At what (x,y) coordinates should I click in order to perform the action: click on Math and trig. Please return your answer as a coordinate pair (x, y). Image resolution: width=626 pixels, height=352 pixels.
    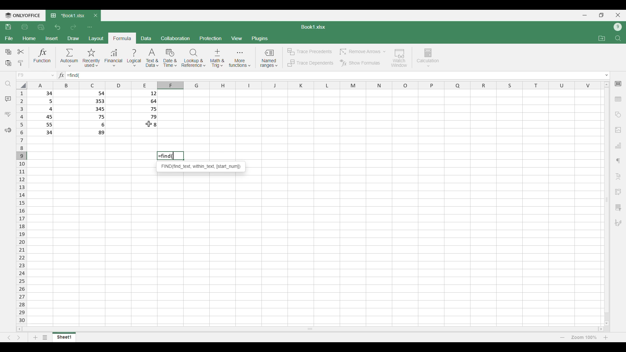
    Looking at the image, I should click on (217, 58).